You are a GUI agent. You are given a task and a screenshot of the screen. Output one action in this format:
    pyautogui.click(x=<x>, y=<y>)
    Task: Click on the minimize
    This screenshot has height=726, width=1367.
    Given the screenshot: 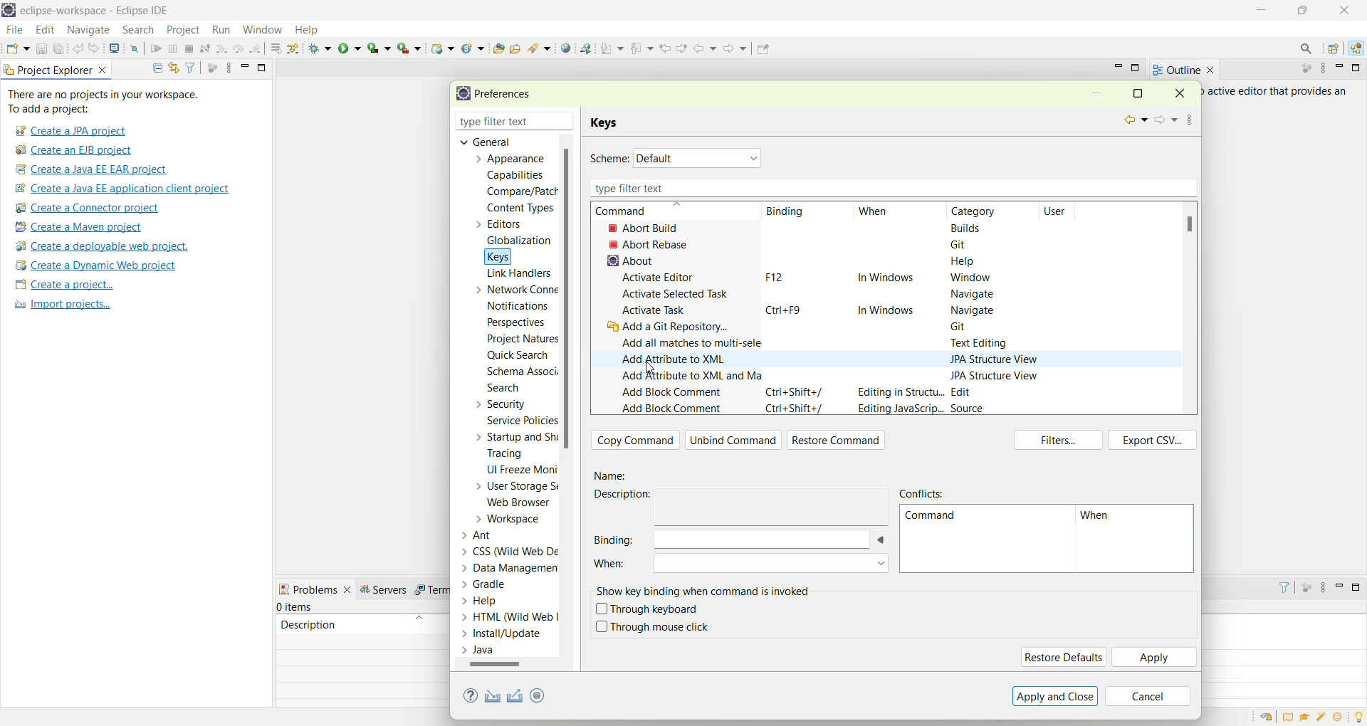 What is the action you would take?
    pyautogui.click(x=1340, y=585)
    